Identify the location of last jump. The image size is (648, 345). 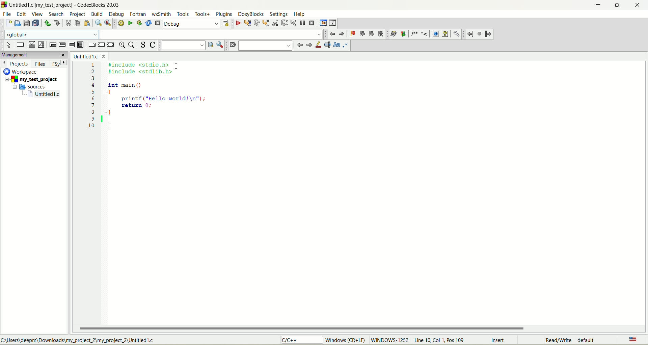
(480, 34).